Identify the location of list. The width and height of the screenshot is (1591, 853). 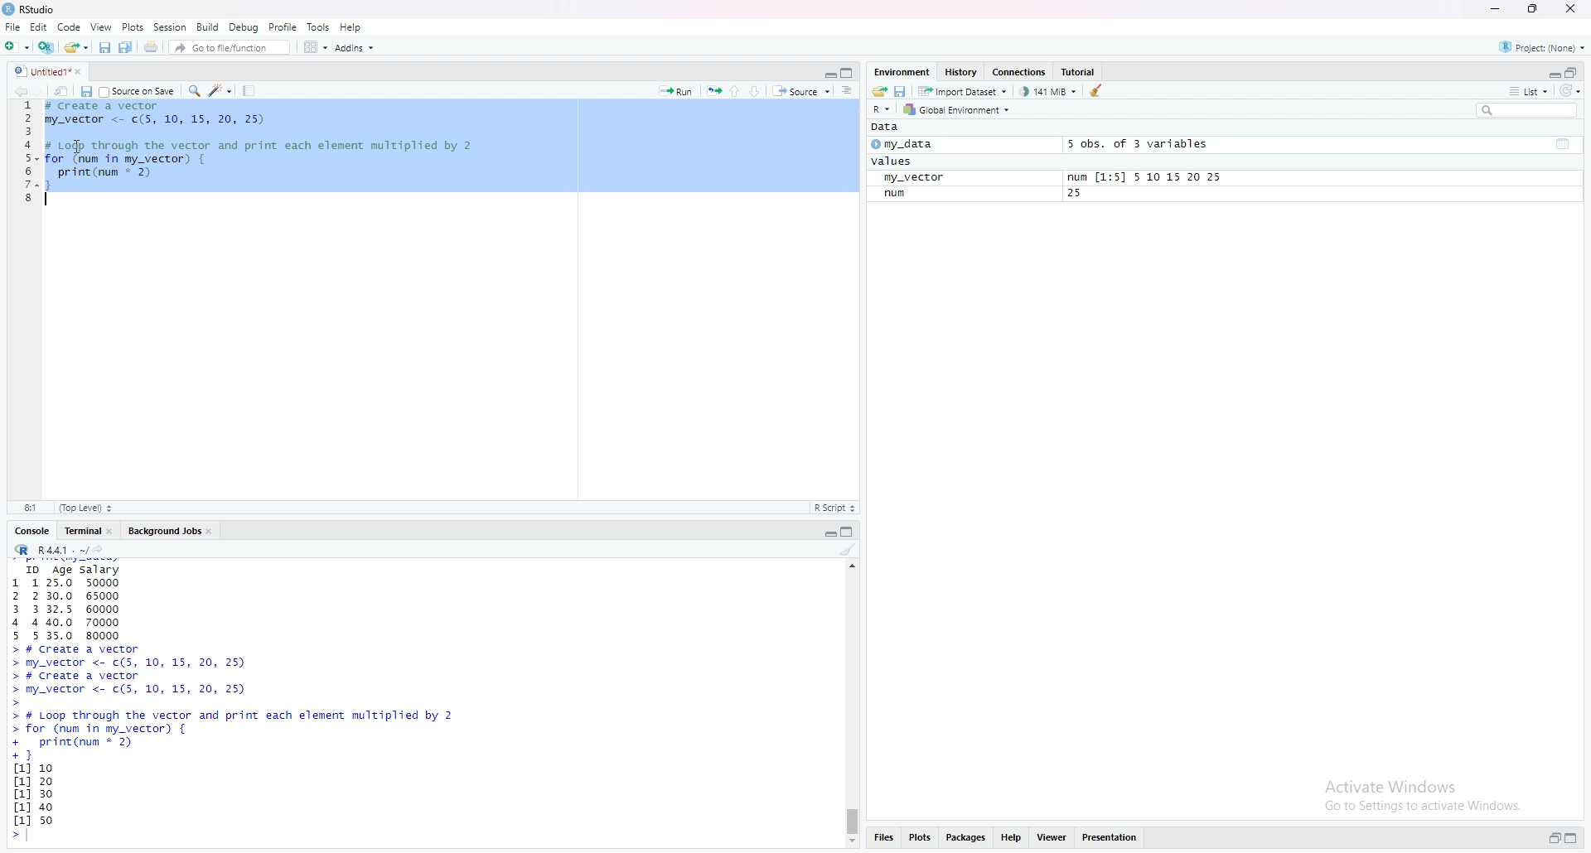
(1529, 93).